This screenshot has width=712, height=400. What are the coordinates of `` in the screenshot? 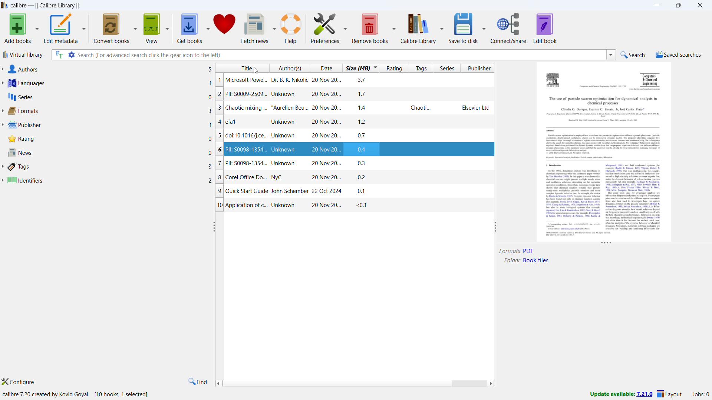 It's located at (560, 165).